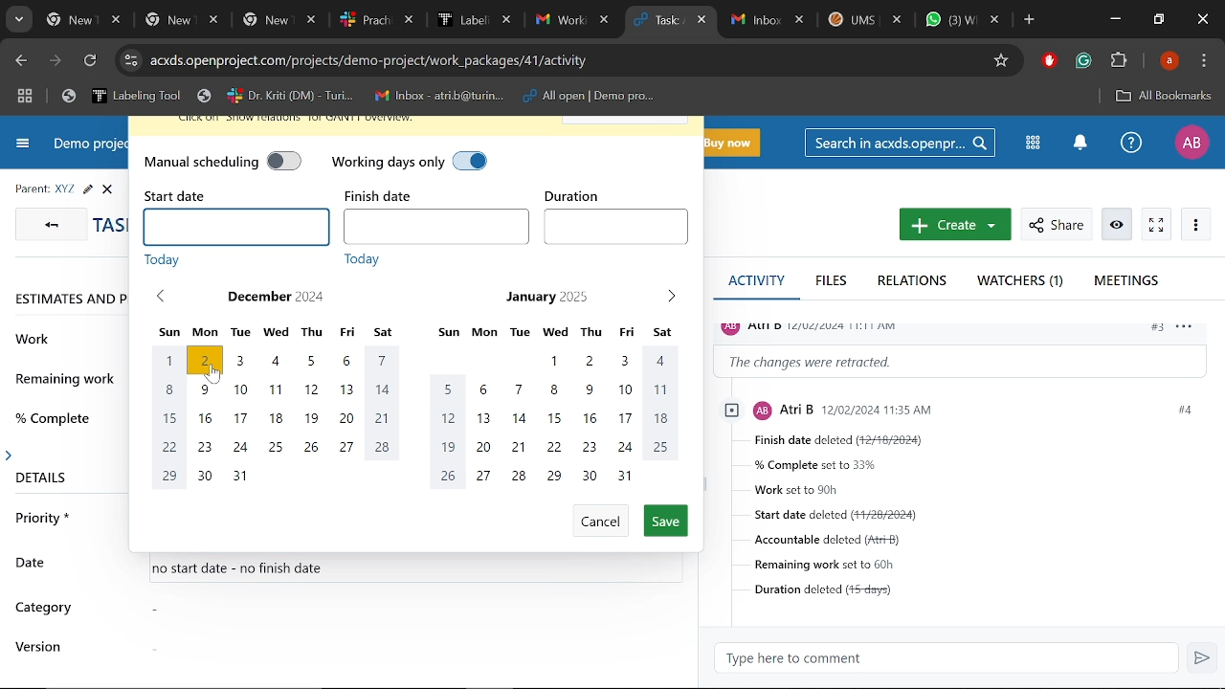  Describe the element at coordinates (27, 96) in the screenshot. I see `Tab groups` at that location.